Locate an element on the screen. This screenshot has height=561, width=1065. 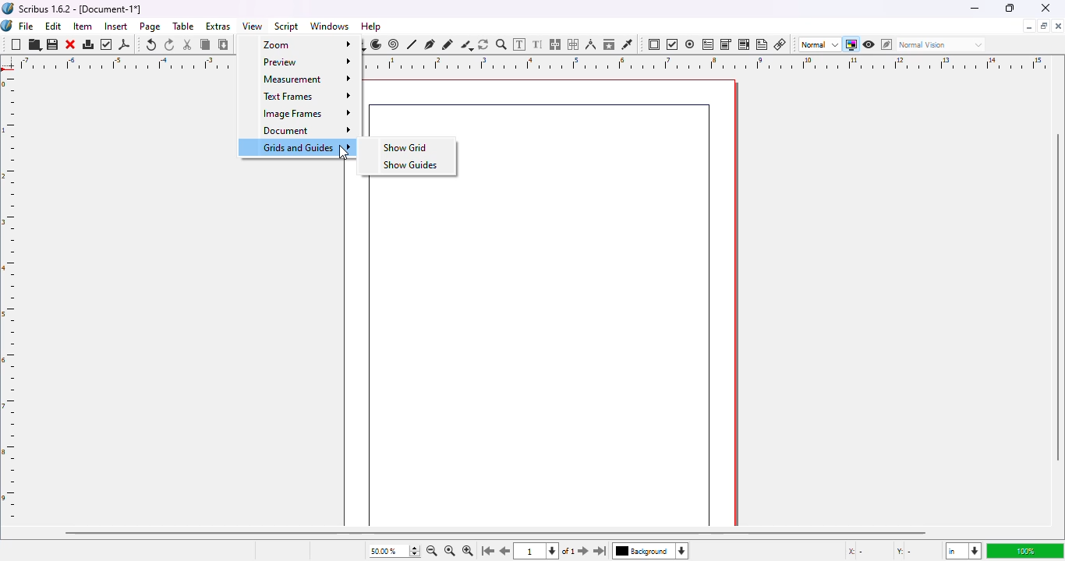
ruler is located at coordinates (713, 63).